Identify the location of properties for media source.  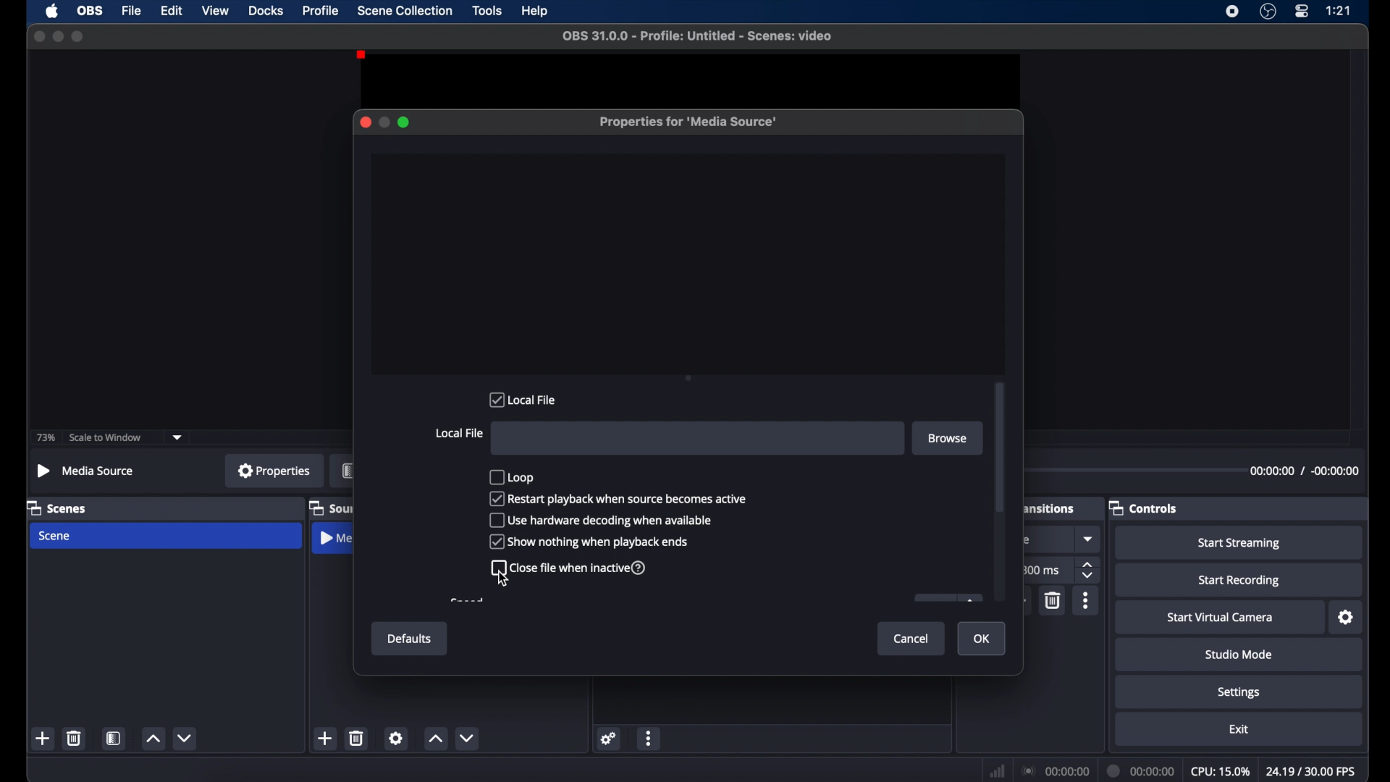
(687, 122).